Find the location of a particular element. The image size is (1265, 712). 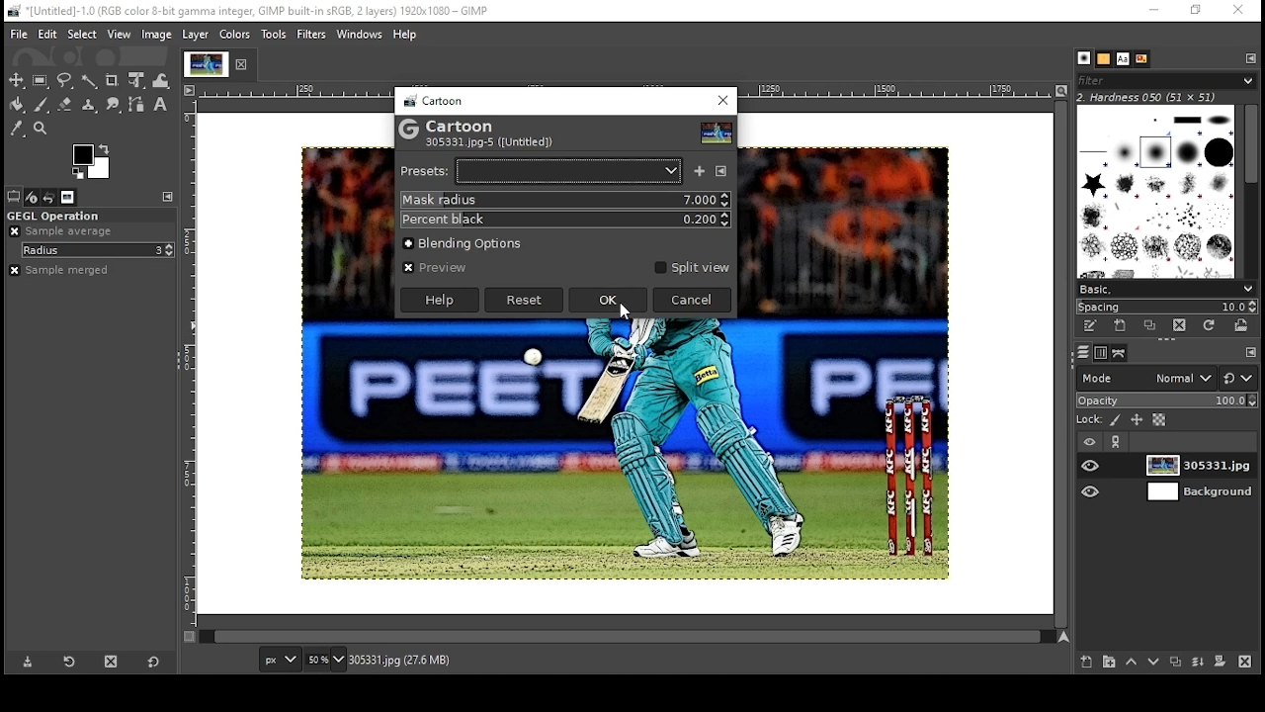

link is located at coordinates (1118, 443).